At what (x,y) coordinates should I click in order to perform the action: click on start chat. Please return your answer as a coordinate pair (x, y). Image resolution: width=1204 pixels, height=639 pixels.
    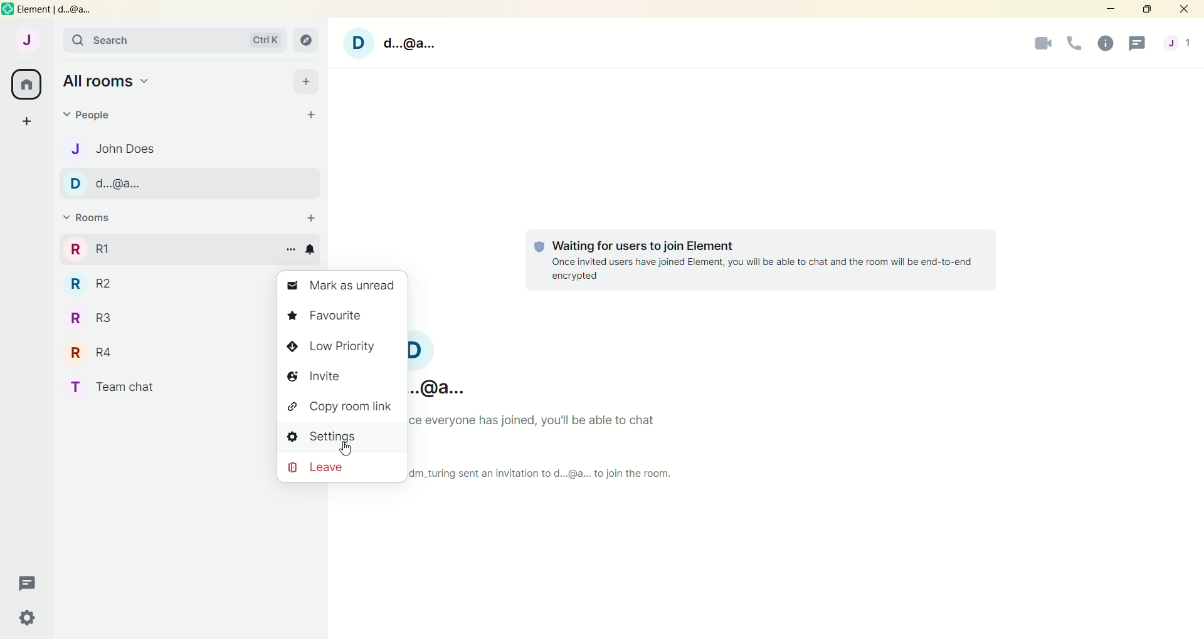
    Looking at the image, I should click on (314, 117).